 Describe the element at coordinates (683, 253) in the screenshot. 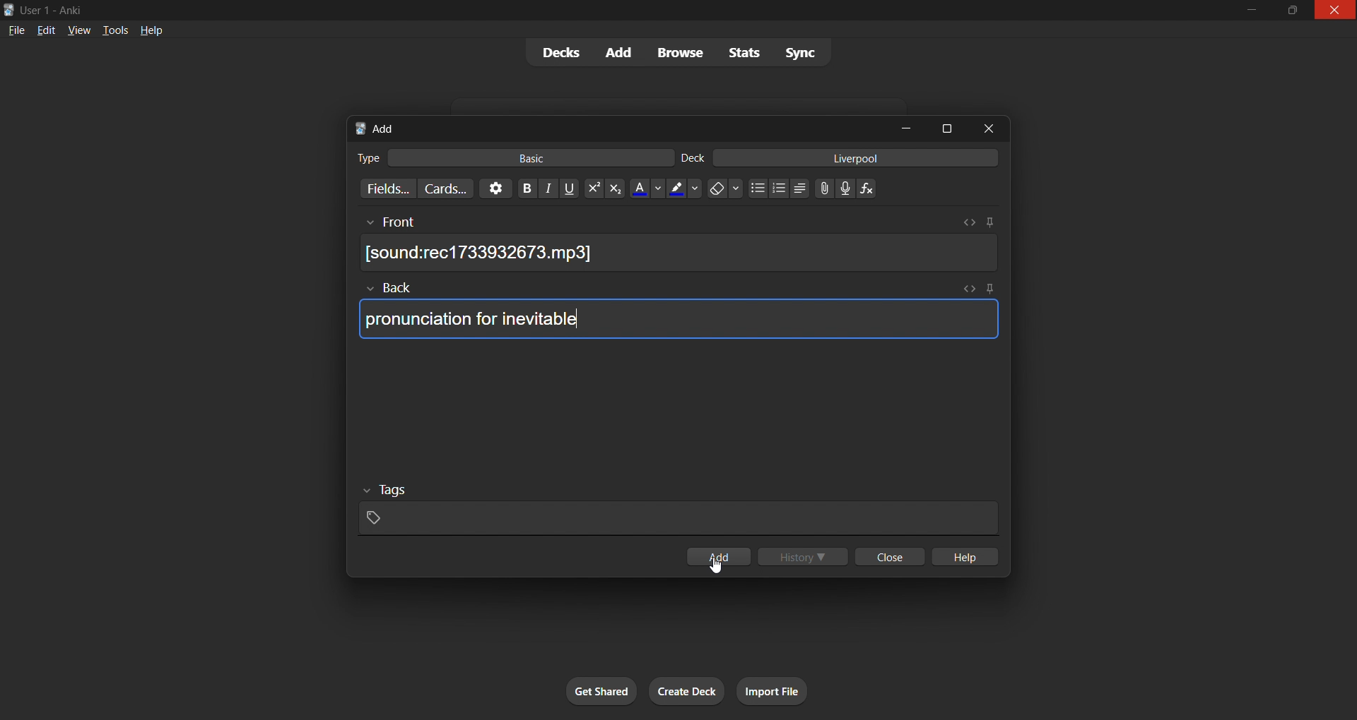

I see `audio file ` at that location.